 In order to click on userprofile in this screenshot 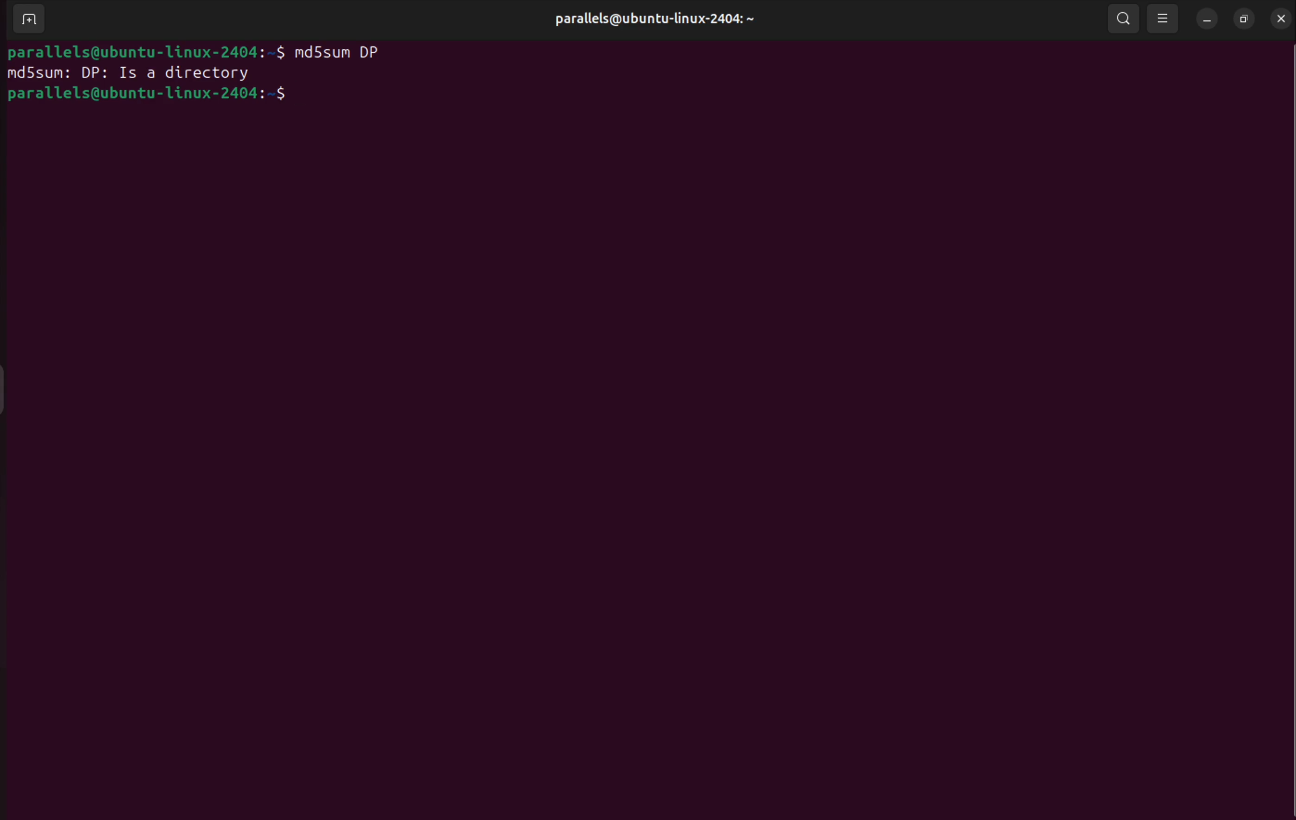, I will do `click(659, 20)`.